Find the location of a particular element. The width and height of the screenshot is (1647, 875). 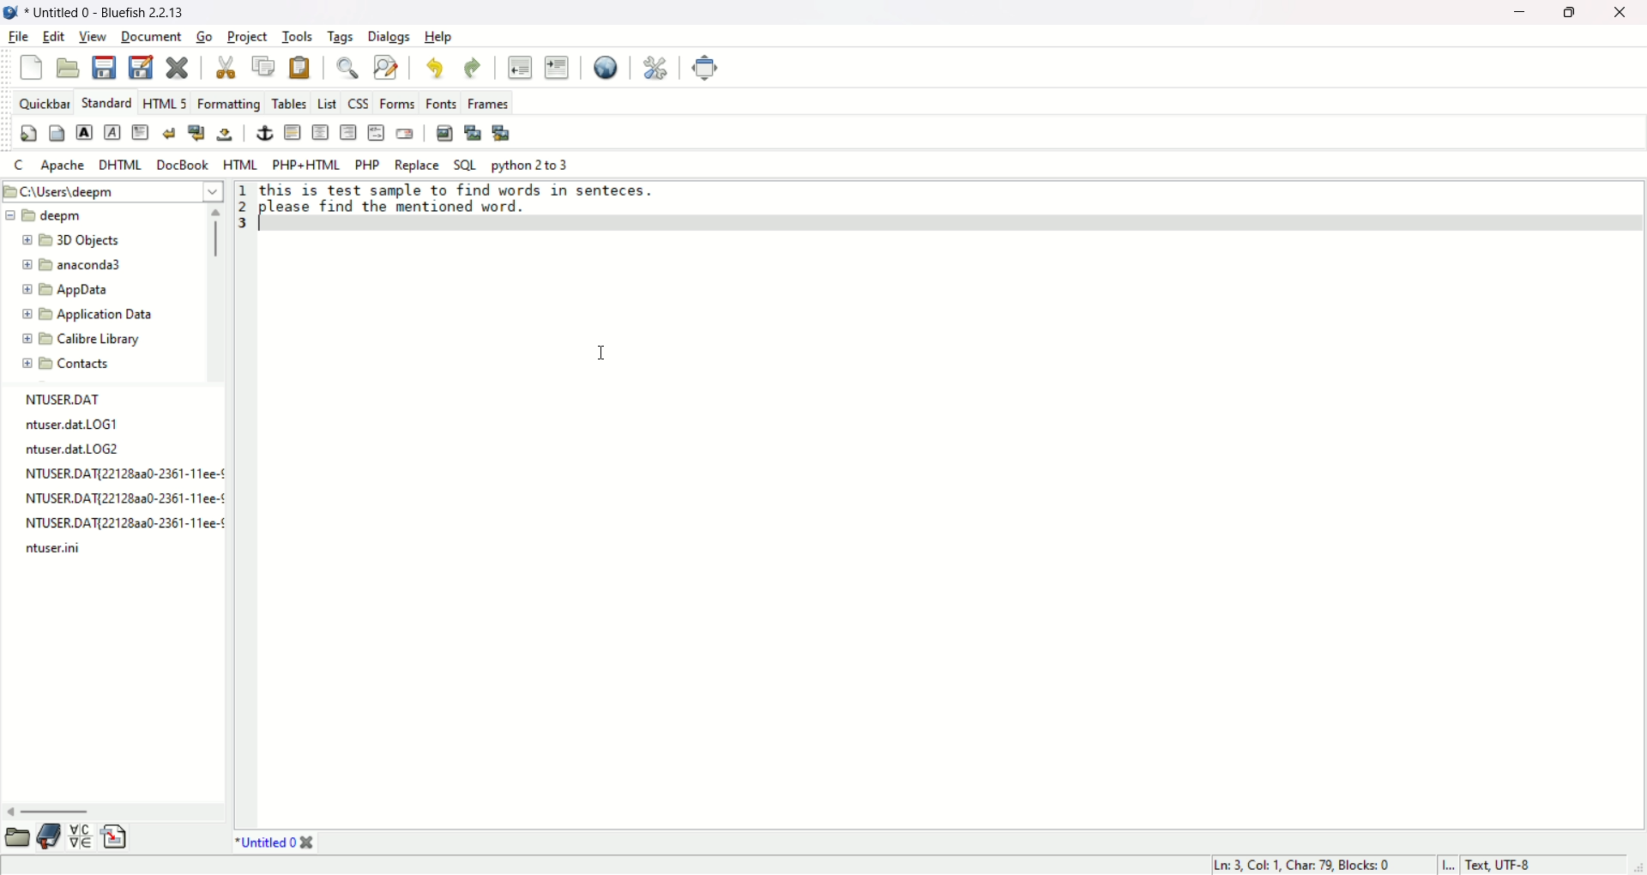

quickstart is located at coordinates (31, 132).